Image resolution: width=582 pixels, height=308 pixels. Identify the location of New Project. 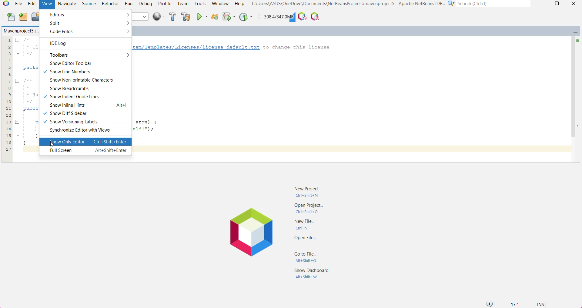
(308, 191).